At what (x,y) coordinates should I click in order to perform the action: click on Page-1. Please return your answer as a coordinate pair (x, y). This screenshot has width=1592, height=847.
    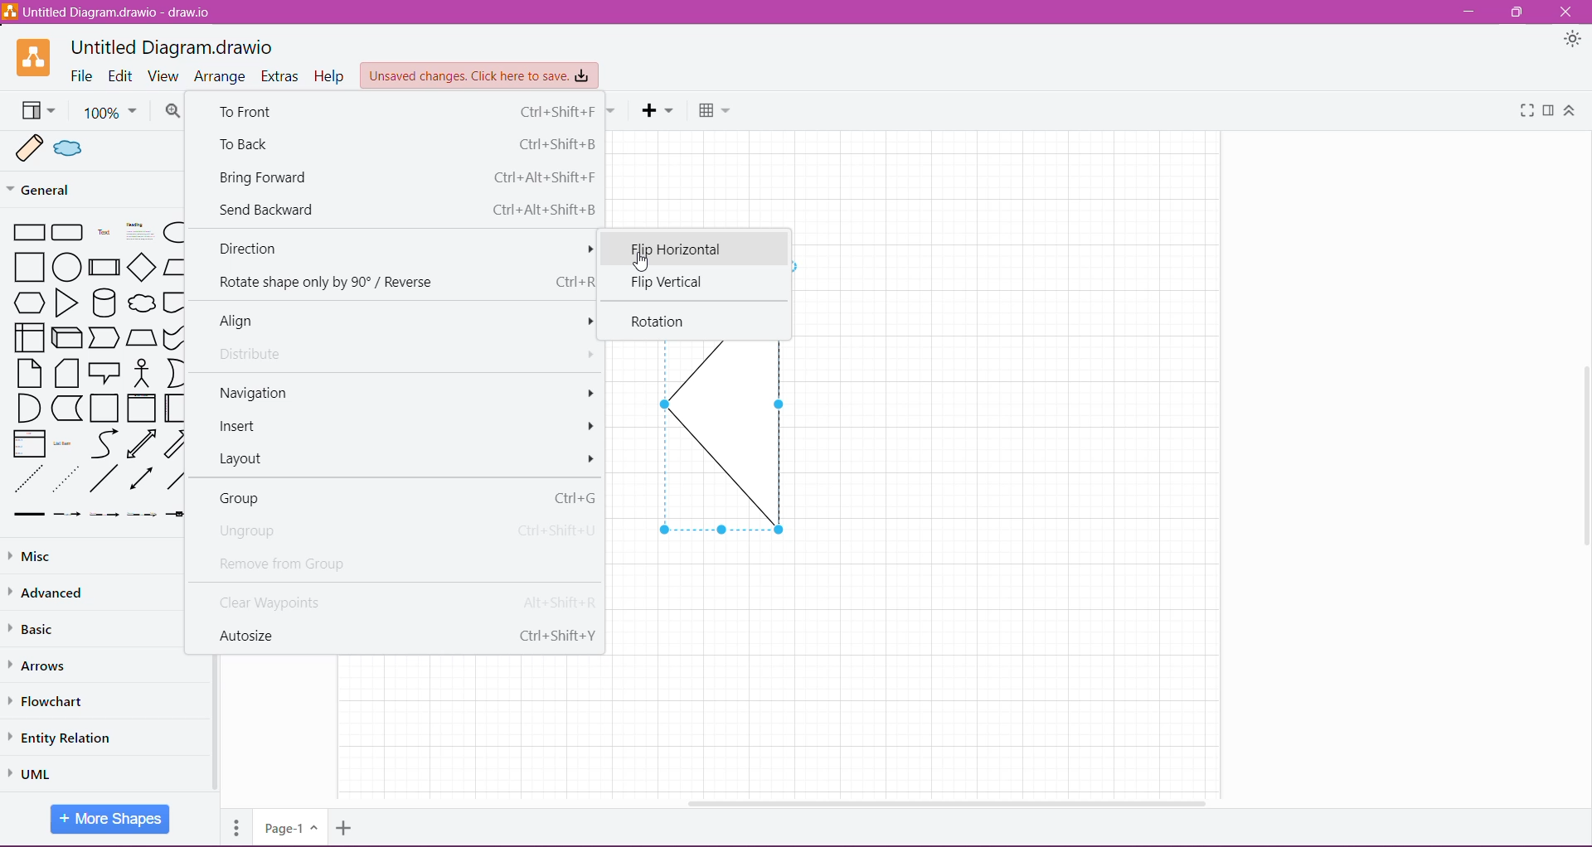
    Looking at the image, I should click on (291, 827).